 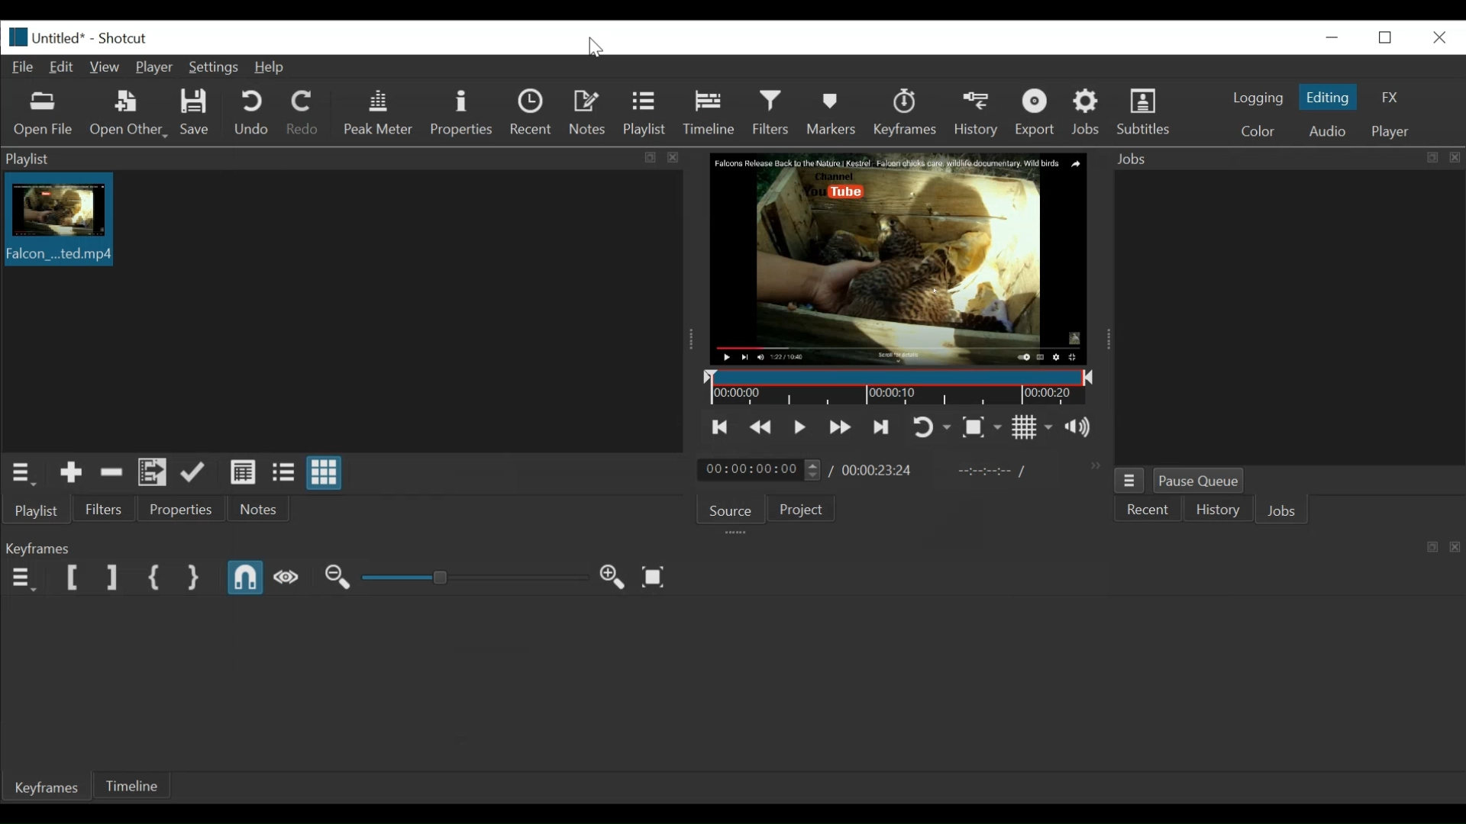 I want to click on Current duration, so click(x=760, y=471).